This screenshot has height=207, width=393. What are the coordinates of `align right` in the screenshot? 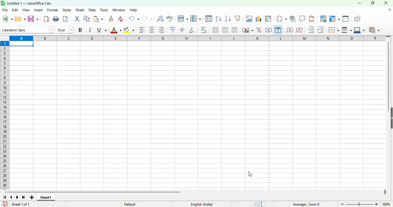 It's located at (161, 30).